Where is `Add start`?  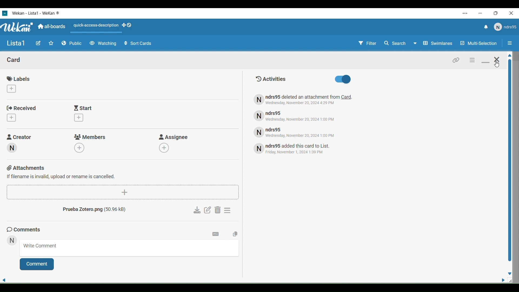 Add start is located at coordinates (79, 118).